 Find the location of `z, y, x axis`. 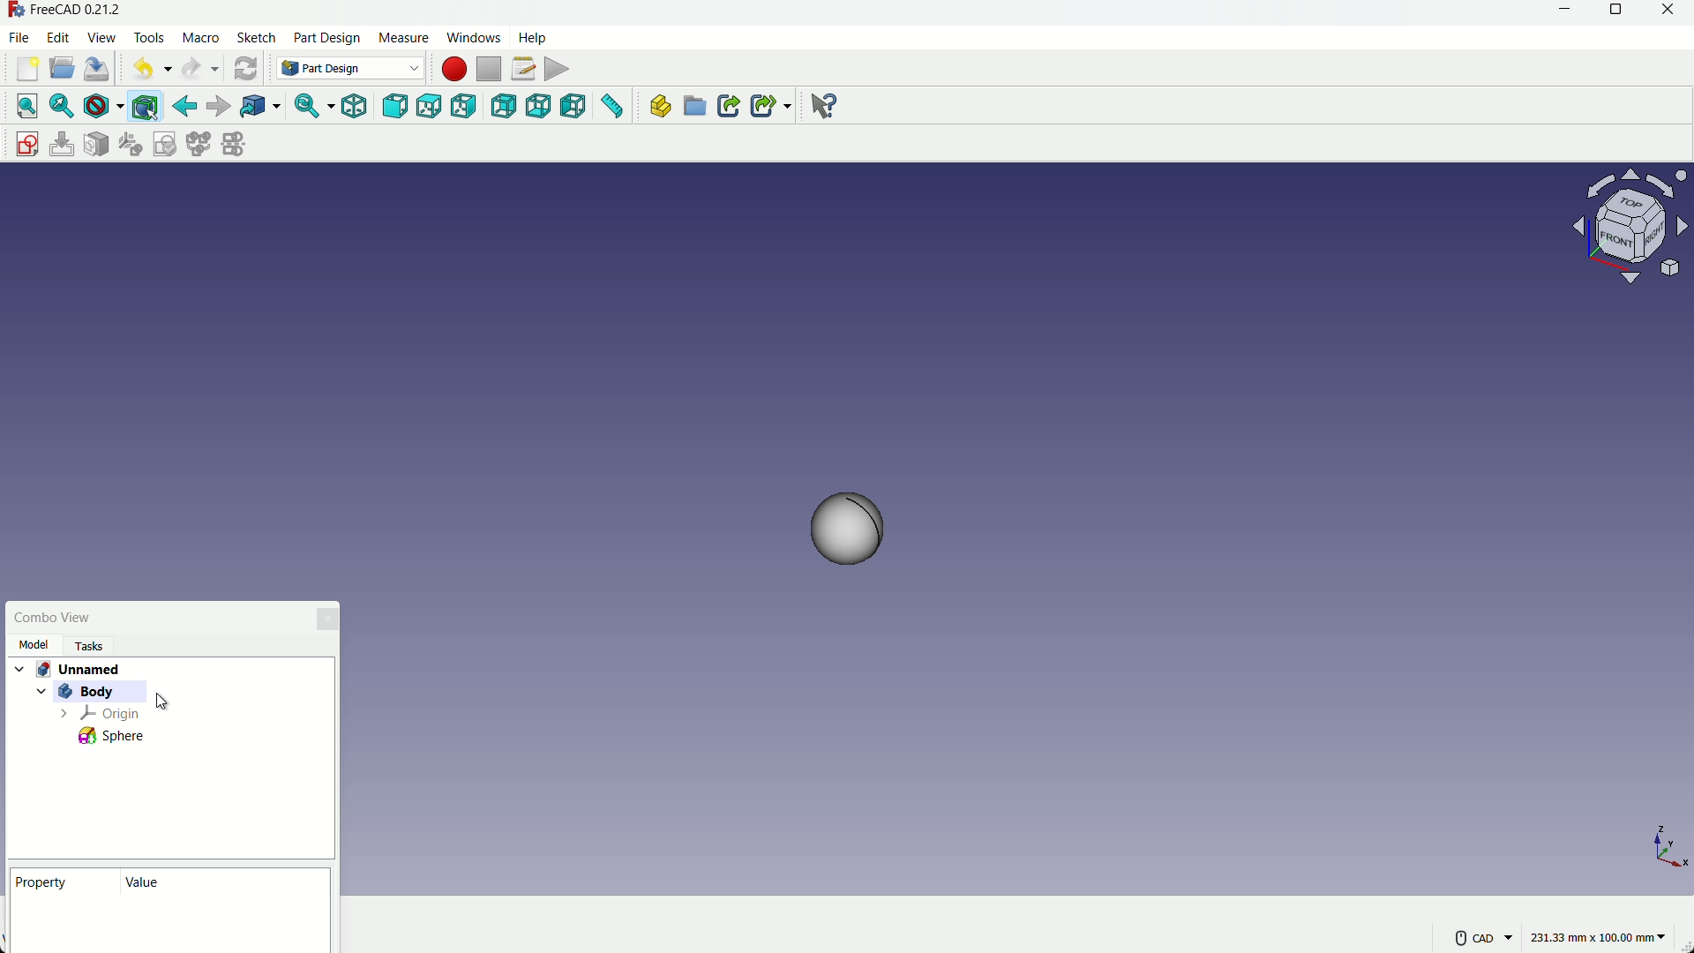

z, y, x axis is located at coordinates (1634, 832).